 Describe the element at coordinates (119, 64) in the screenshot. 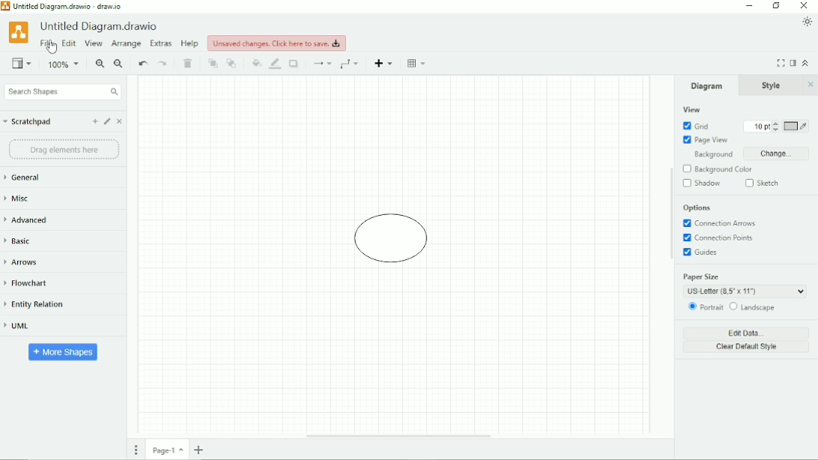

I see `Zoom Out` at that location.